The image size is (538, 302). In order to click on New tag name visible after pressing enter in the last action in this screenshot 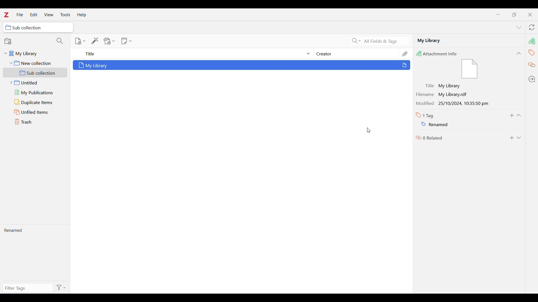, I will do `click(34, 253)`.